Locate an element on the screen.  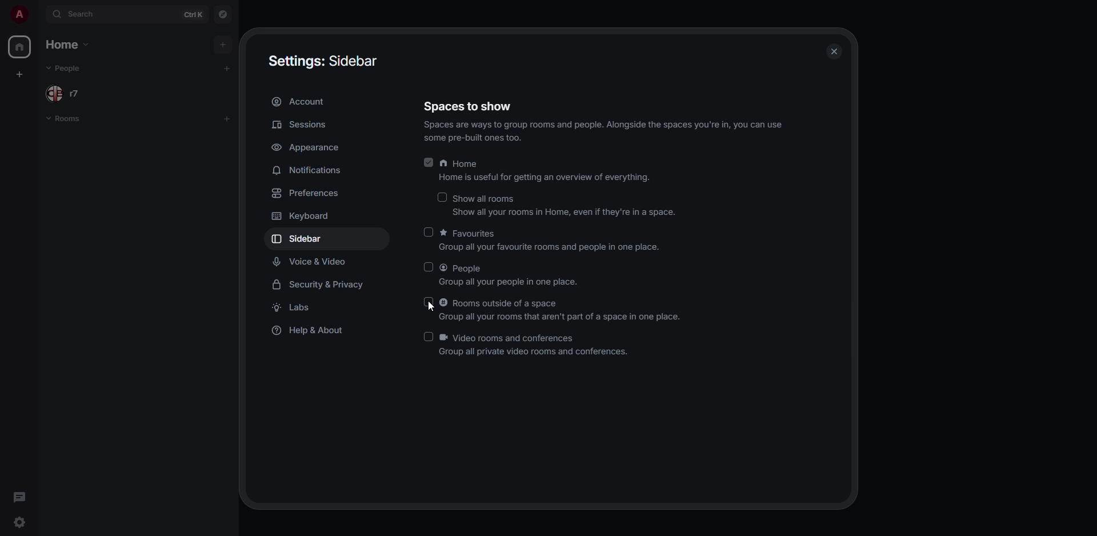
security & privacy is located at coordinates (323, 285).